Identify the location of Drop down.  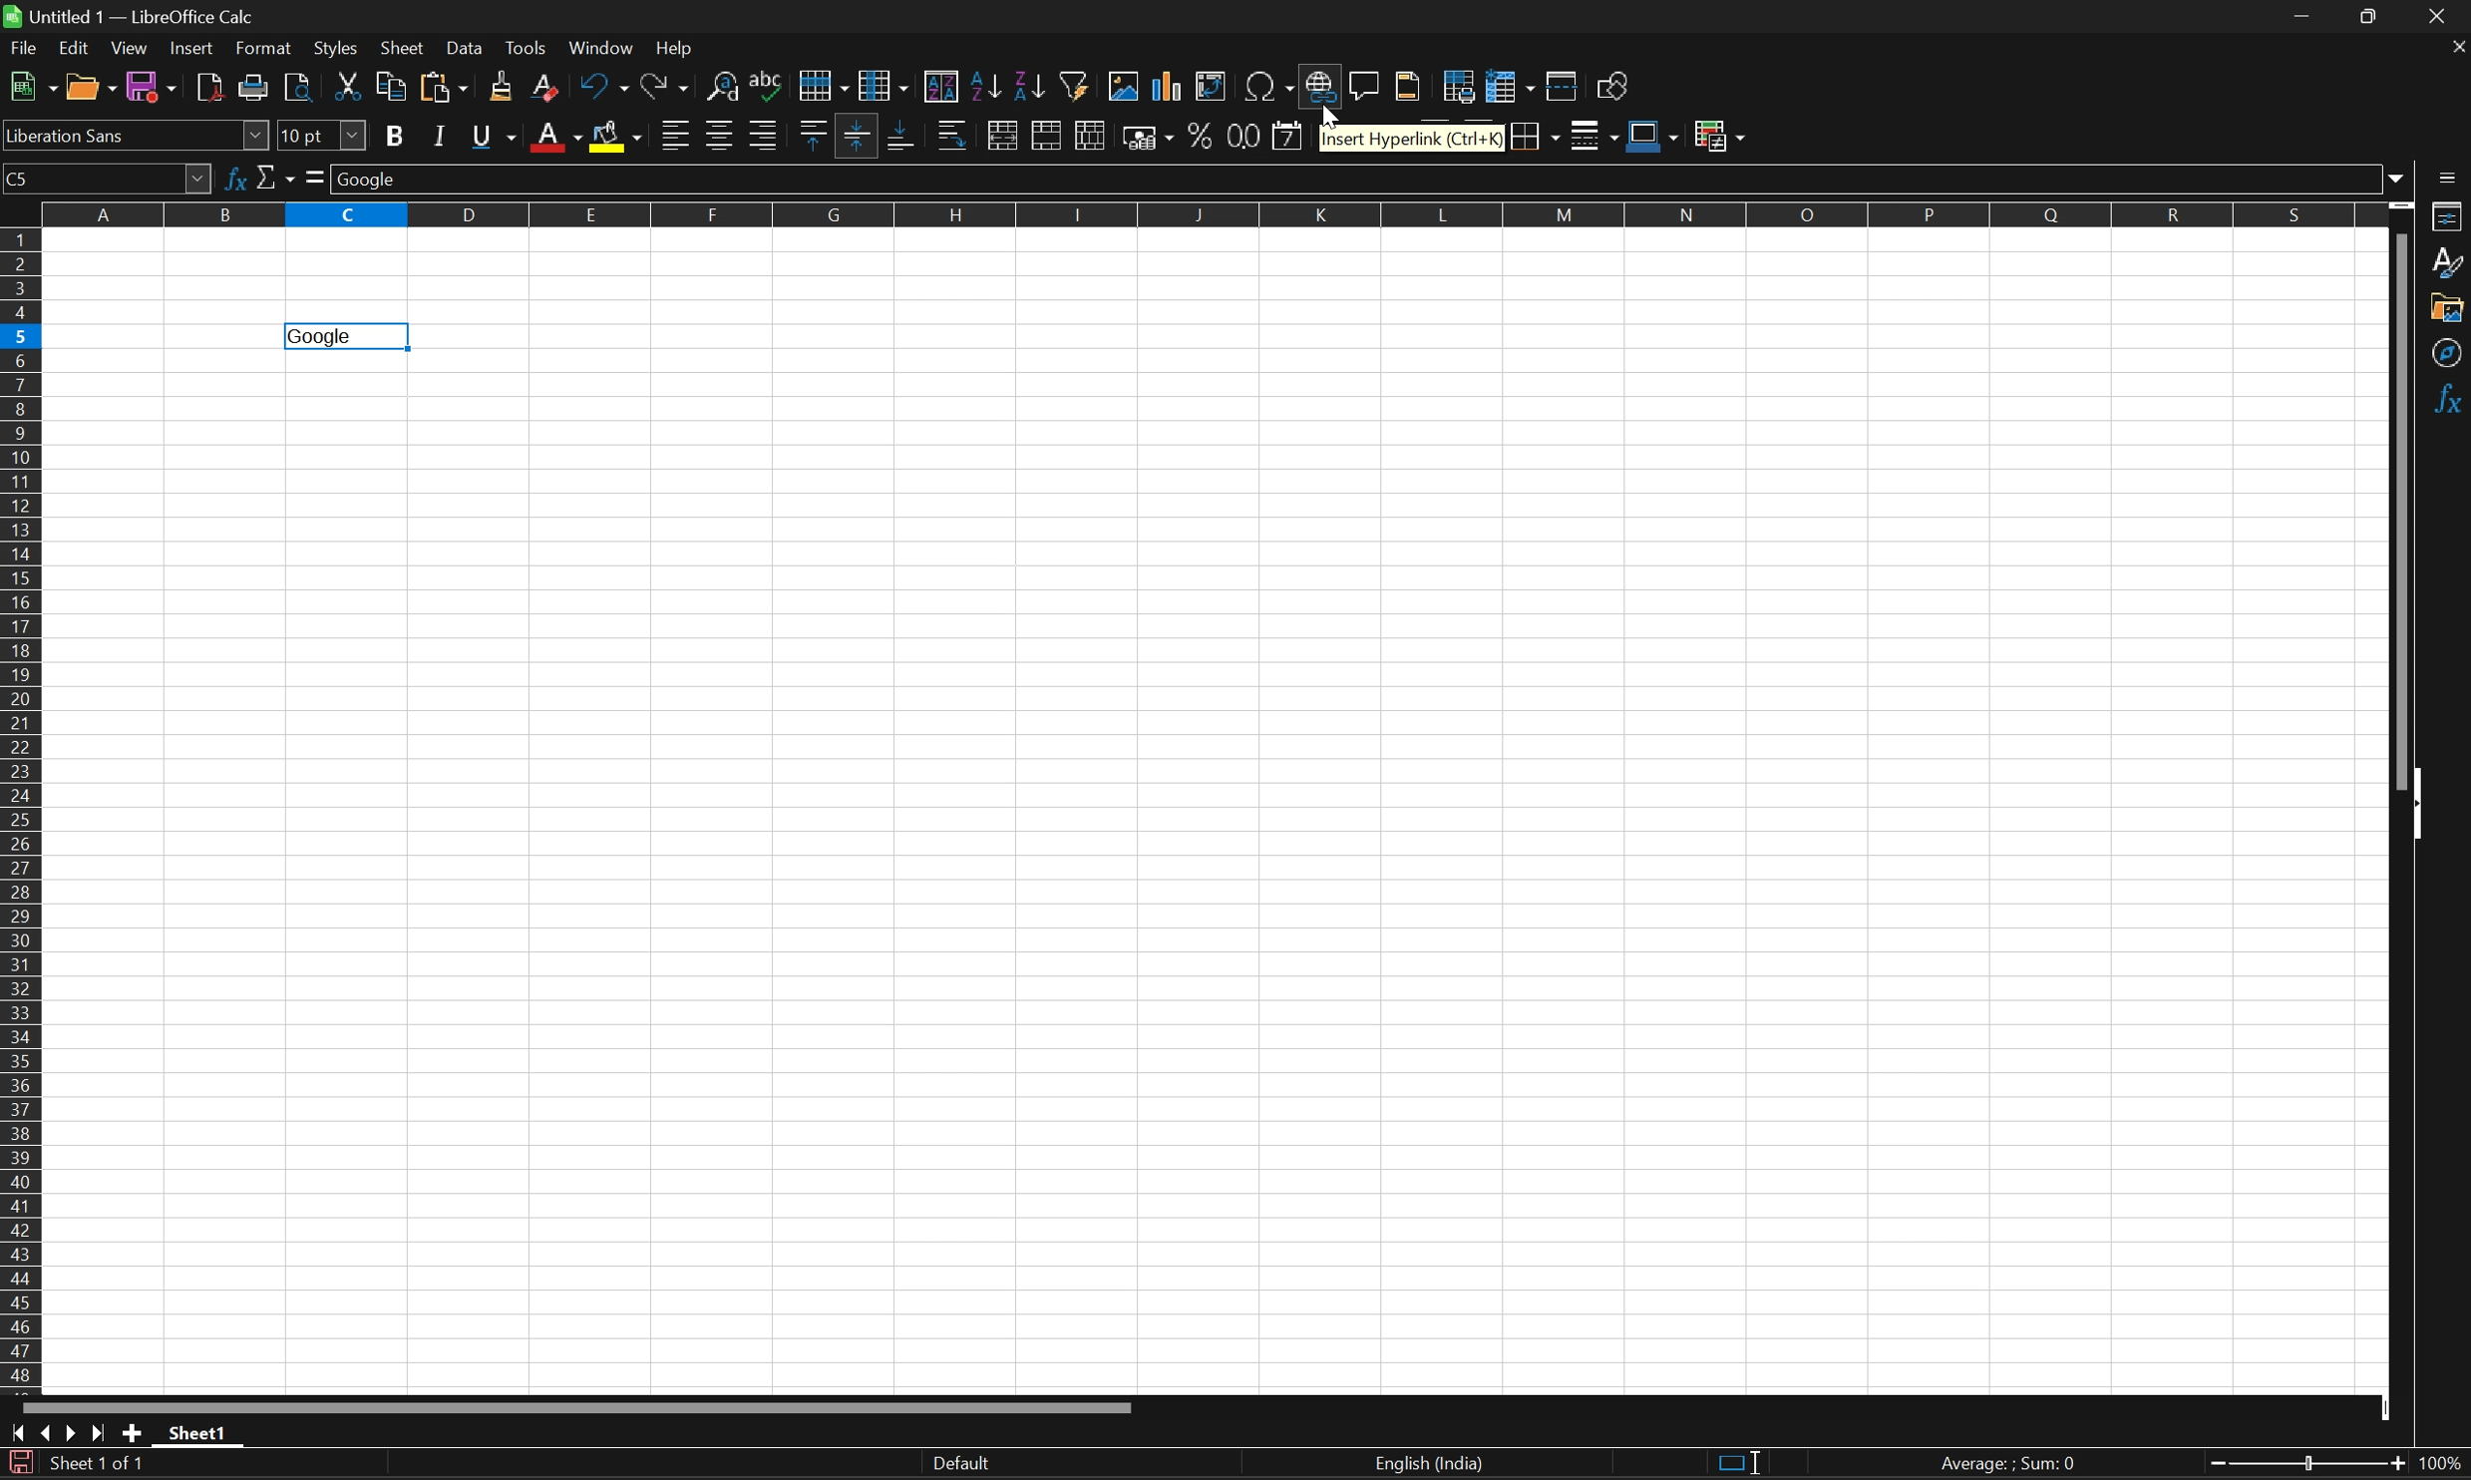
(2397, 176).